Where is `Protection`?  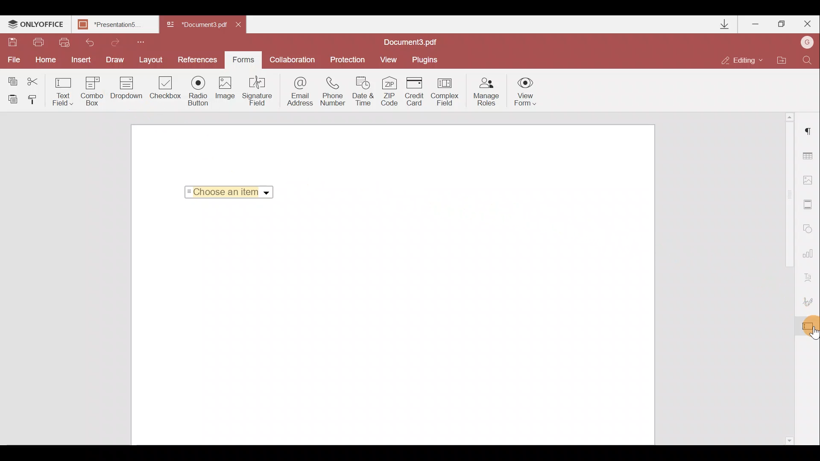
Protection is located at coordinates (346, 61).